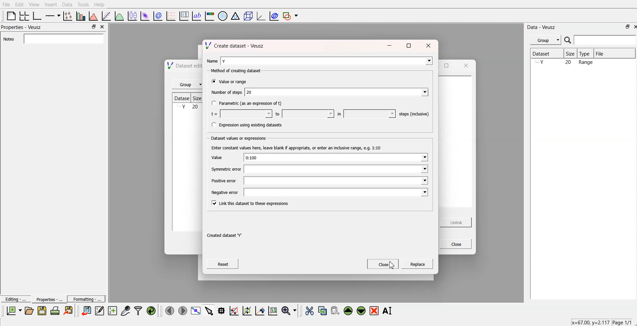 Image resolution: width=637 pixels, height=326 pixels. What do you see at coordinates (87, 298) in the screenshot?
I see `Formatting` at bounding box center [87, 298].